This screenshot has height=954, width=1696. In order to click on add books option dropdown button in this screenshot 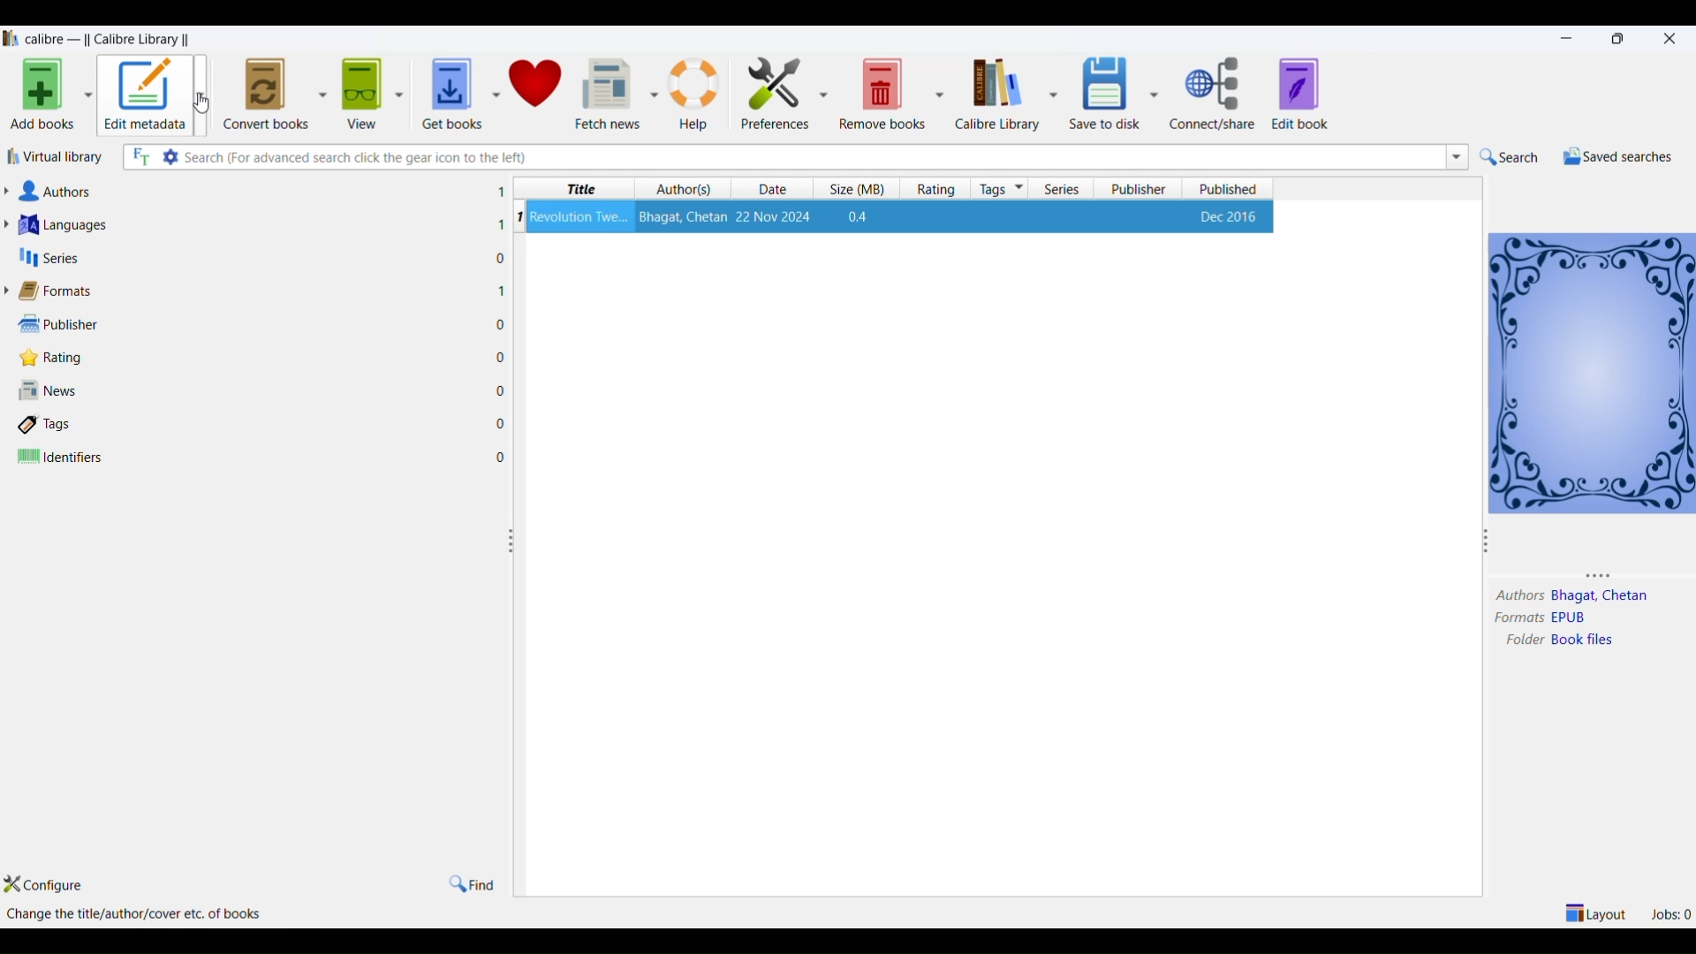, I will do `click(88, 97)`.